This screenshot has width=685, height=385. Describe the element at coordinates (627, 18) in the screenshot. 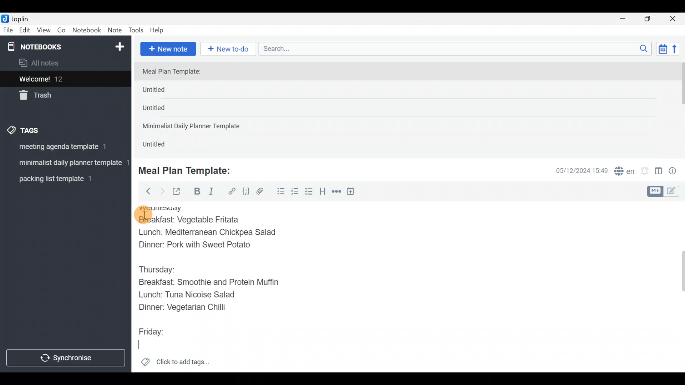

I see `Minimize` at that location.